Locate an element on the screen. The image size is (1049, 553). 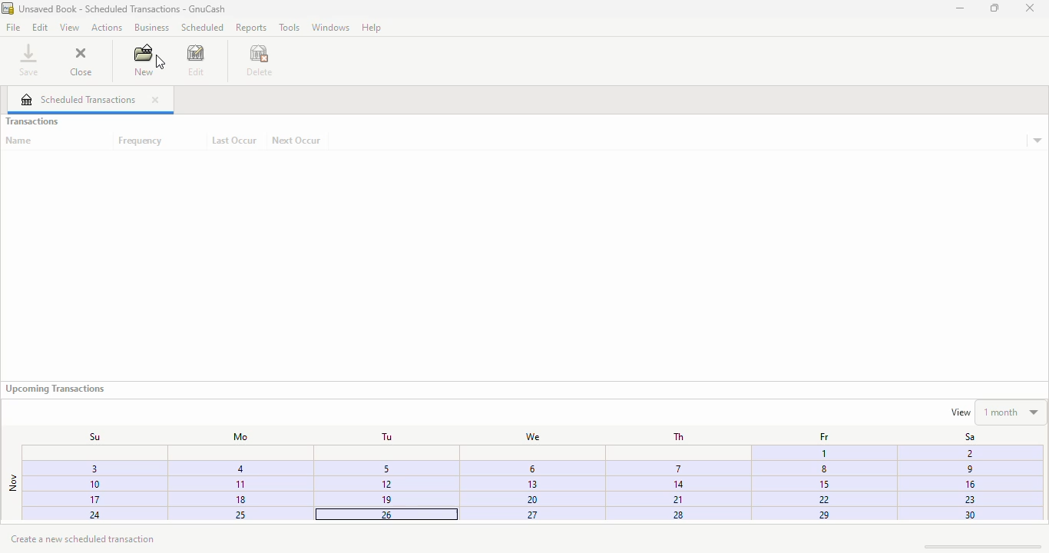
last occur is located at coordinates (234, 141).